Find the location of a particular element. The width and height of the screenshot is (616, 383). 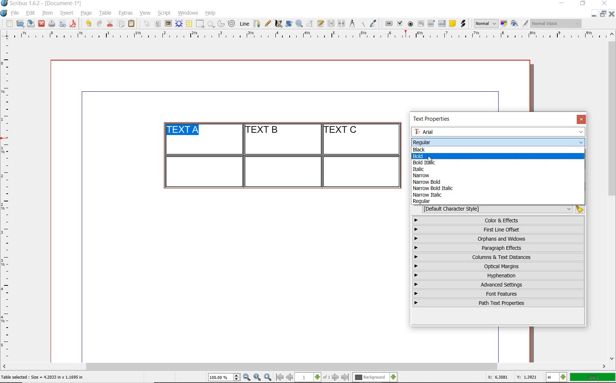

copy is located at coordinates (121, 24).